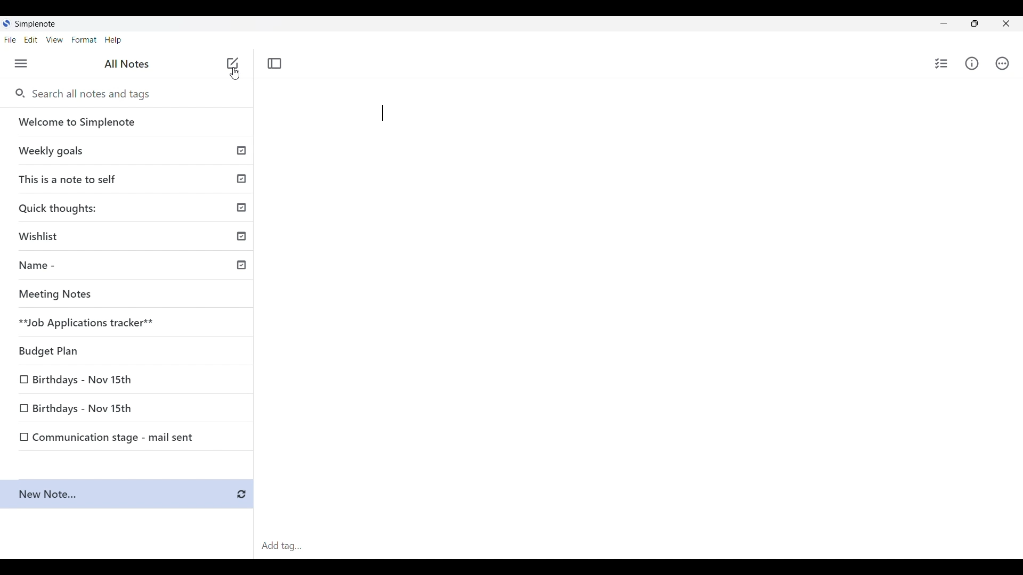  What do you see at coordinates (132, 152) in the screenshot?
I see `Weekly goals` at bounding box center [132, 152].